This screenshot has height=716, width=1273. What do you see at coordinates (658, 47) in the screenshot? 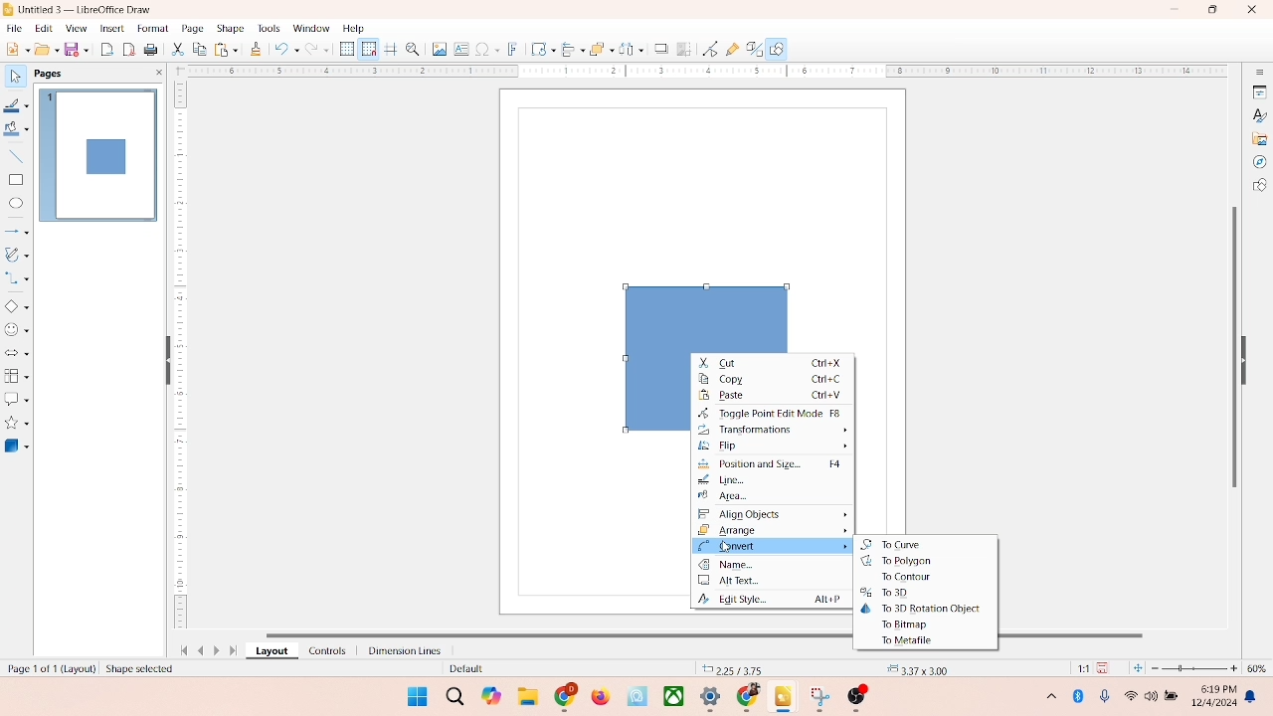
I see `shadow` at bounding box center [658, 47].